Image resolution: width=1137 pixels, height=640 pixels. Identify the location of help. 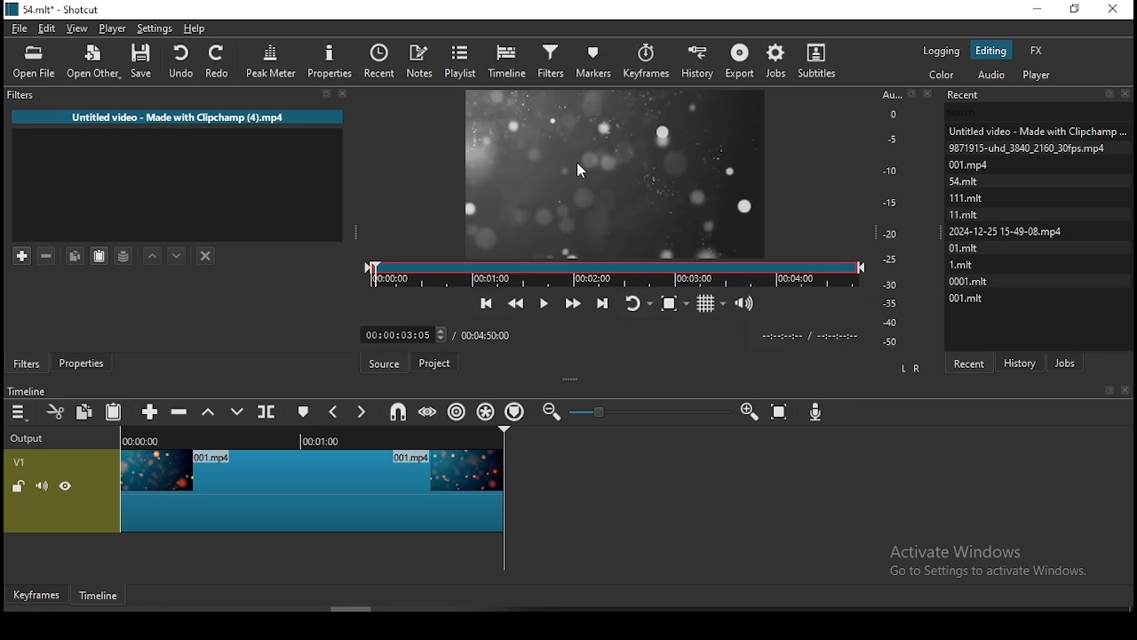
(194, 28).